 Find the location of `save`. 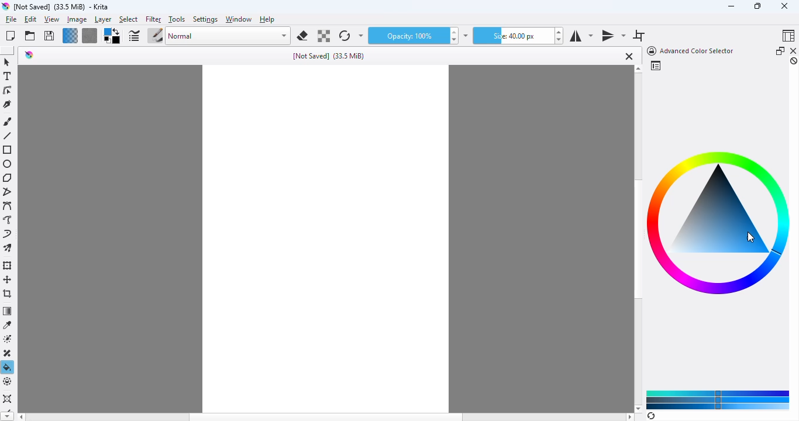

save is located at coordinates (49, 35).